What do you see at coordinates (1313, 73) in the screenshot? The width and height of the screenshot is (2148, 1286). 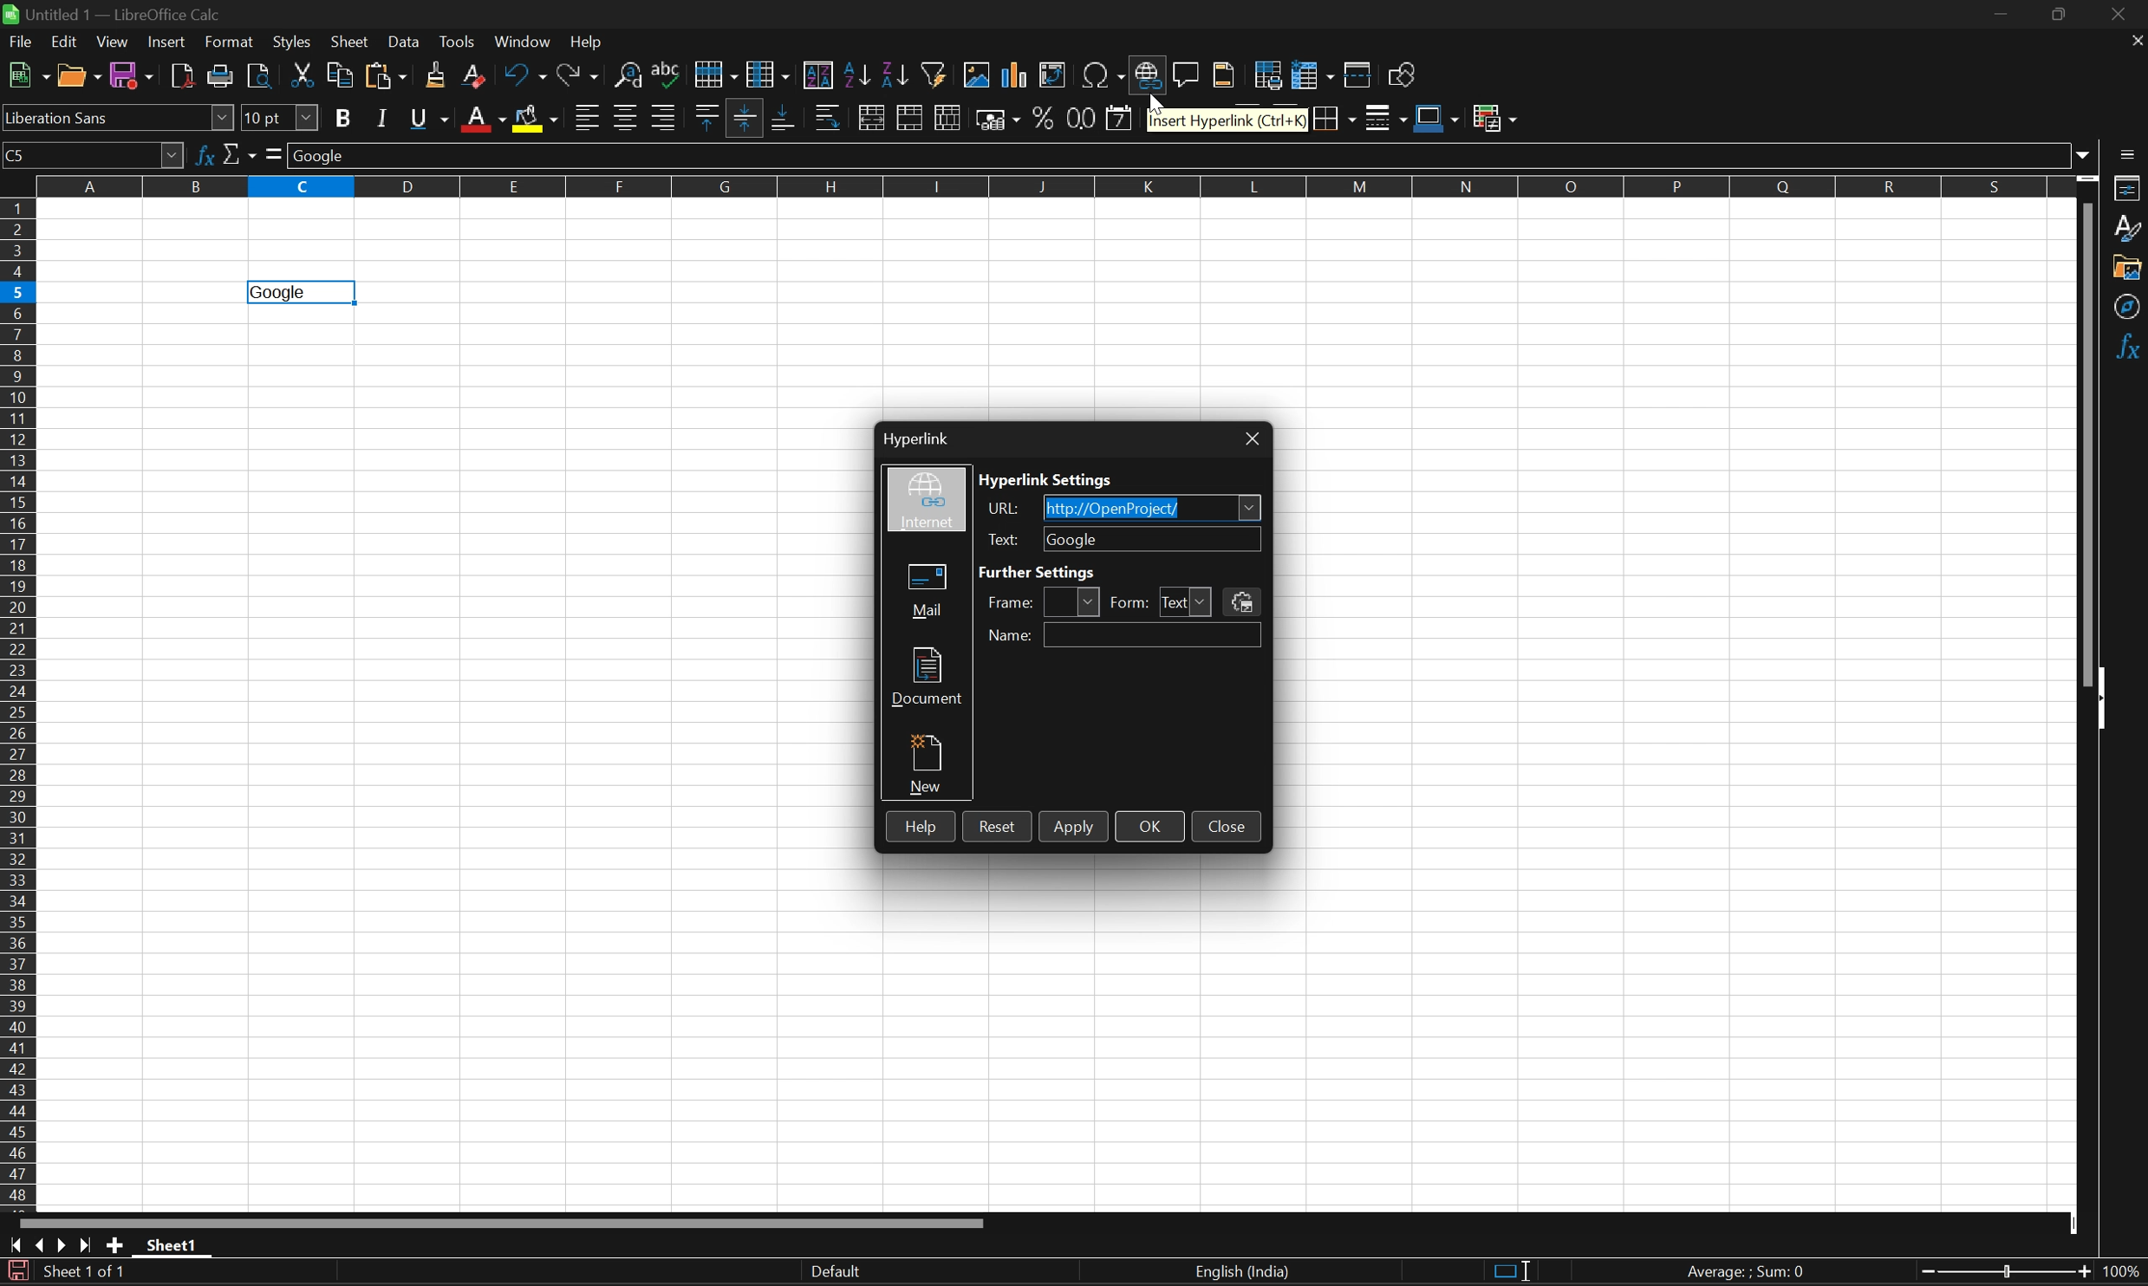 I see `Freeze rows and columns` at bounding box center [1313, 73].